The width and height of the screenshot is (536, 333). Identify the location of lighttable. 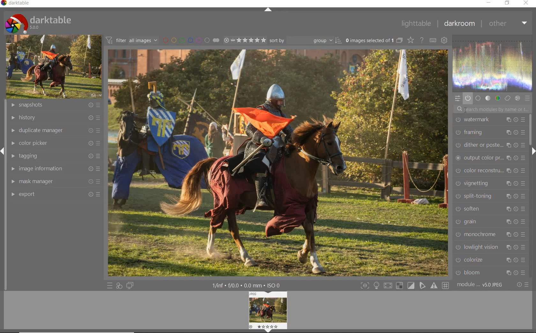
(417, 23).